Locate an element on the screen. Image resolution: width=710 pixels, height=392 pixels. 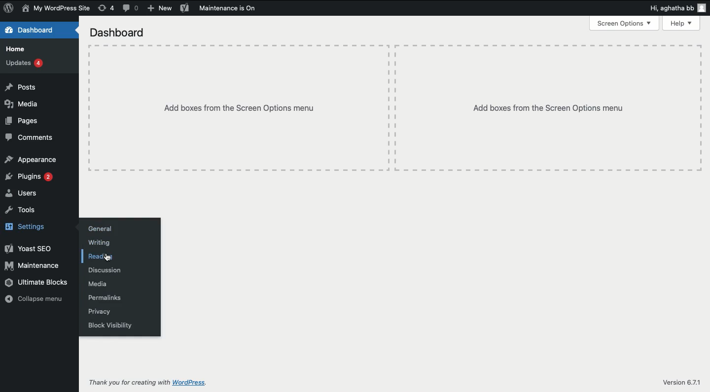
discussion is located at coordinates (105, 270).